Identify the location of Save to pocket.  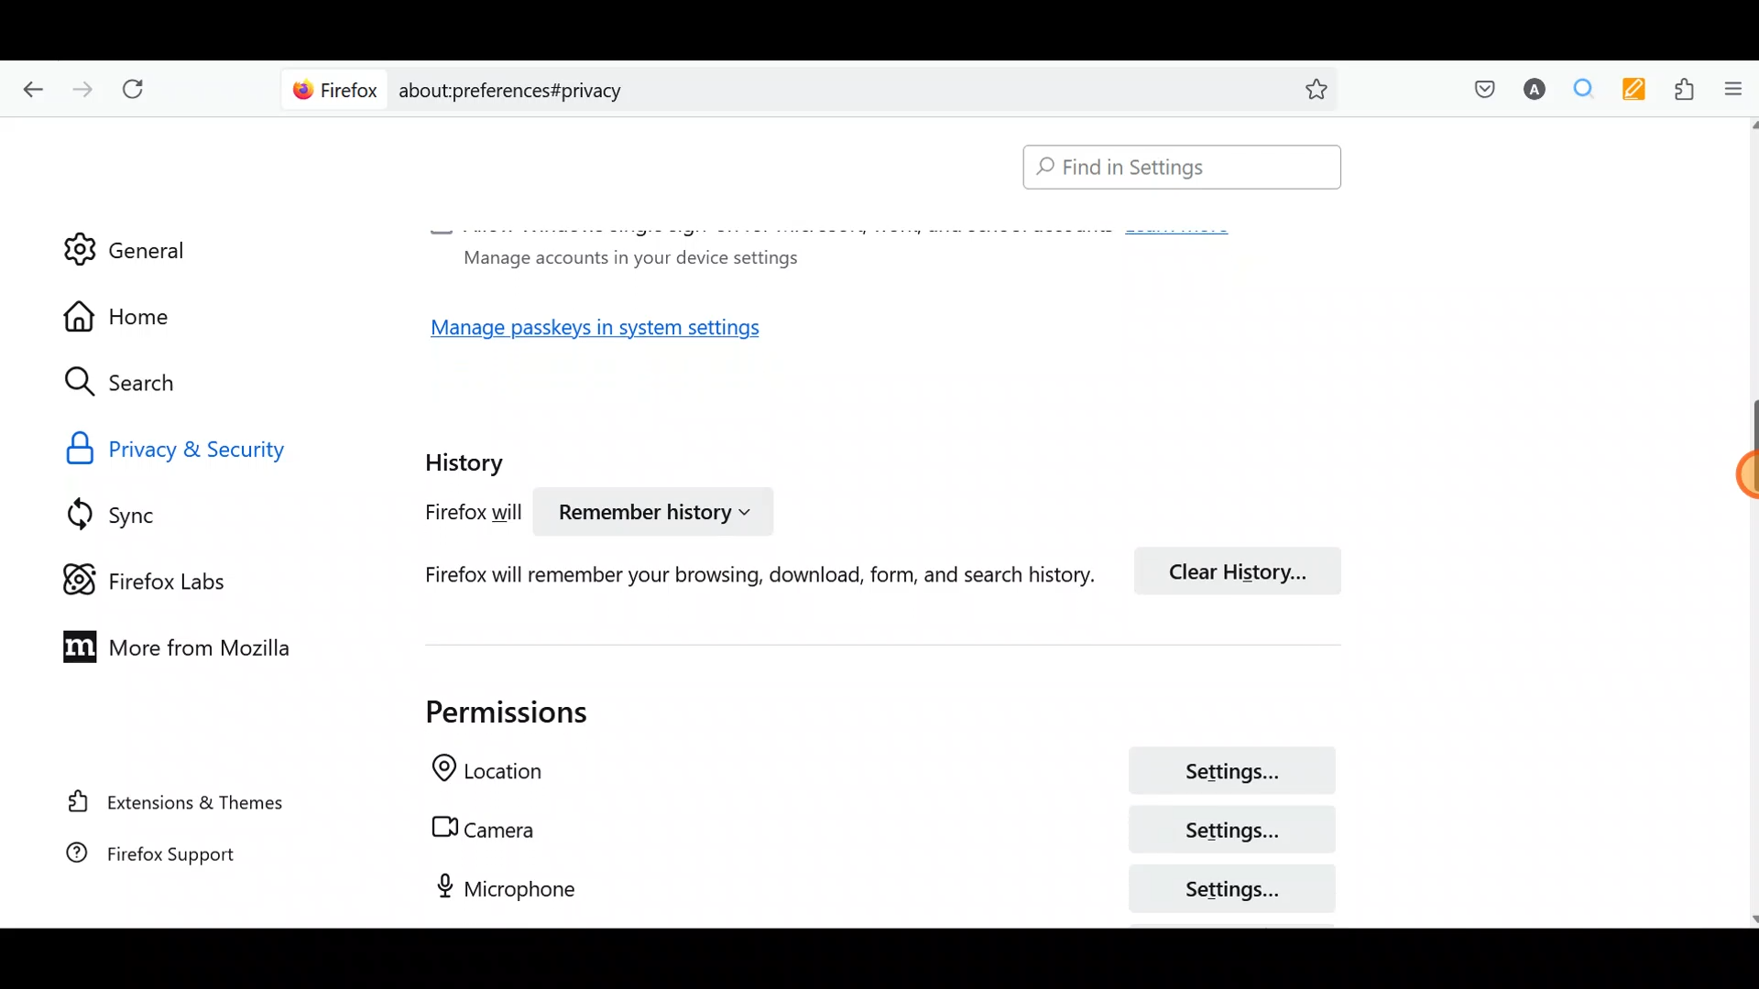
(1477, 88).